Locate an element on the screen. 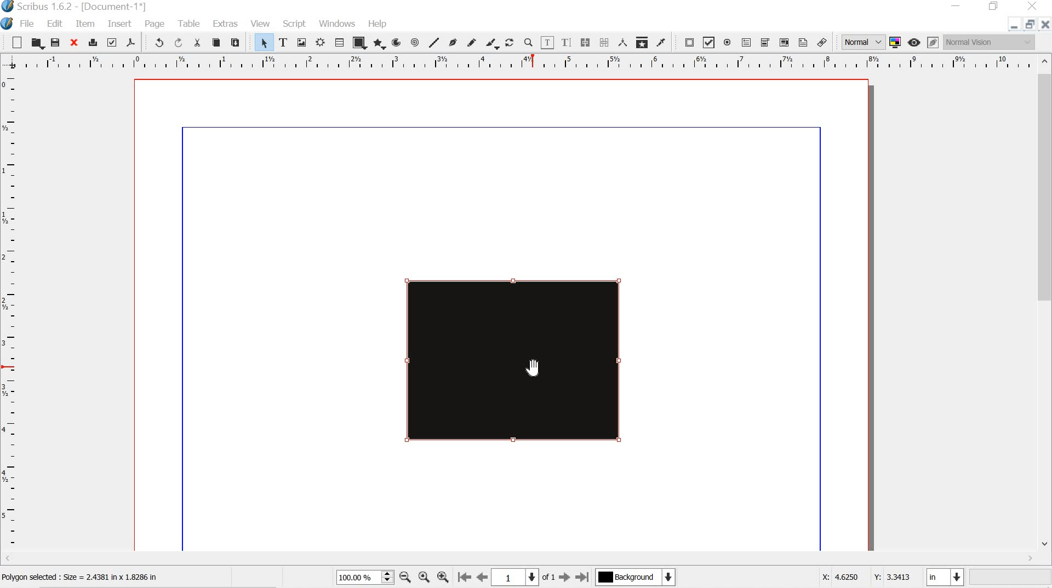  text annotation is located at coordinates (803, 43).